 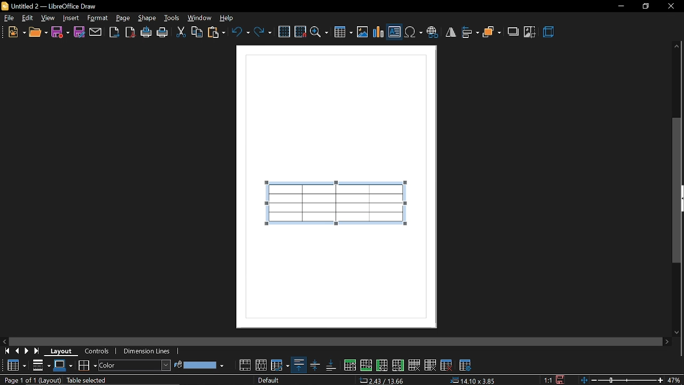 What do you see at coordinates (549, 32) in the screenshot?
I see `3d effects` at bounding box center [549, 32].